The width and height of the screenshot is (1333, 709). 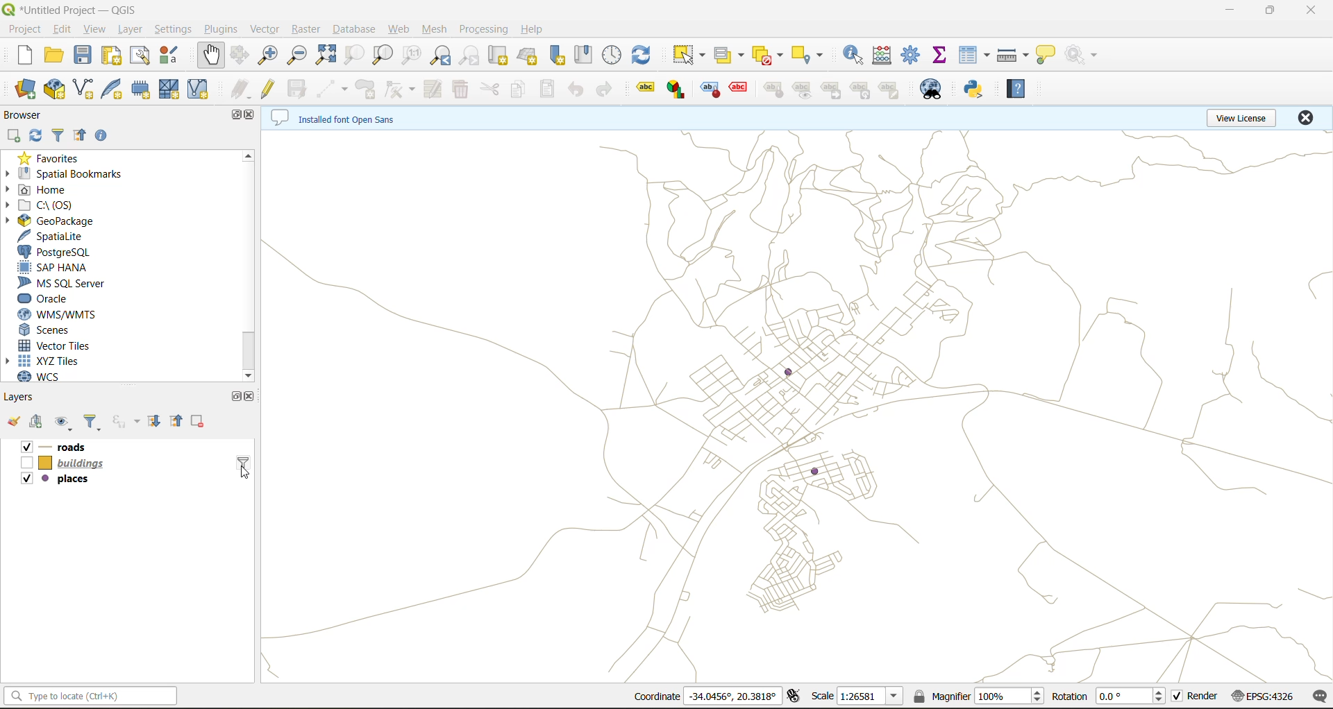 I want to click on delete, so click(x=460, y=86).